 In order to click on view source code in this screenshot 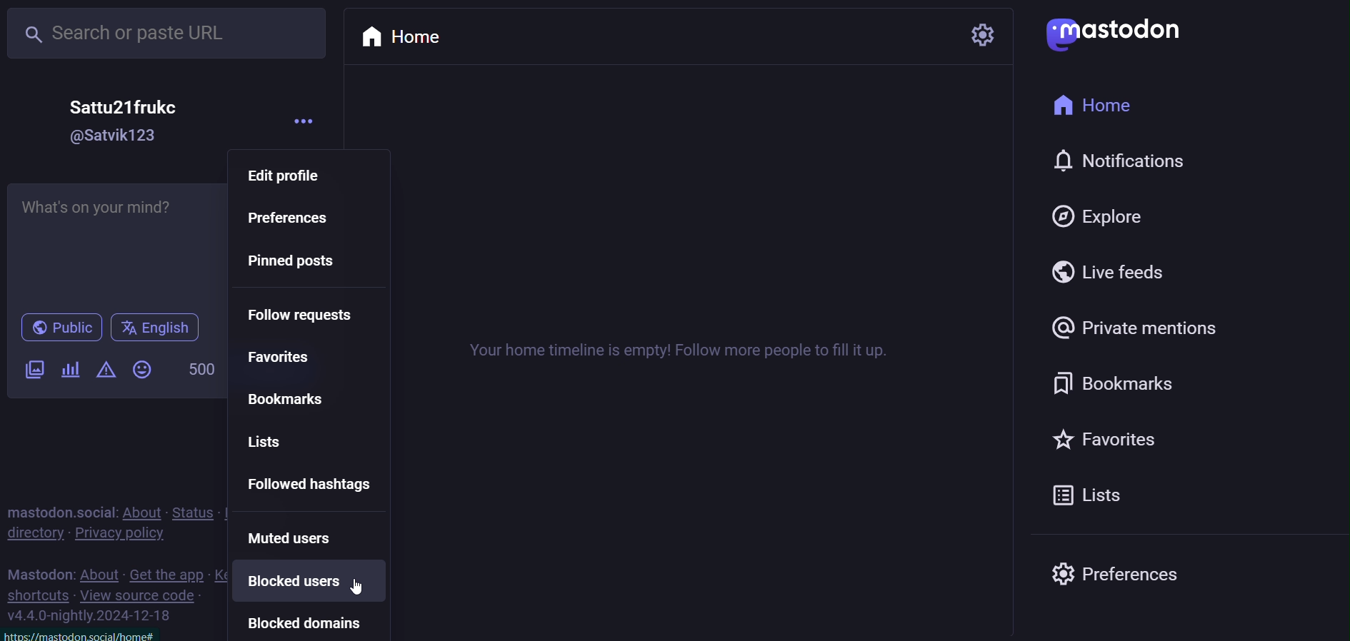, I will do `click(144, 595)`.